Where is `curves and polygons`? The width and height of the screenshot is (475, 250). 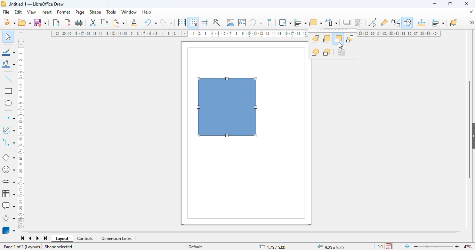 curves and polygons is located at coordinates (8, 130).